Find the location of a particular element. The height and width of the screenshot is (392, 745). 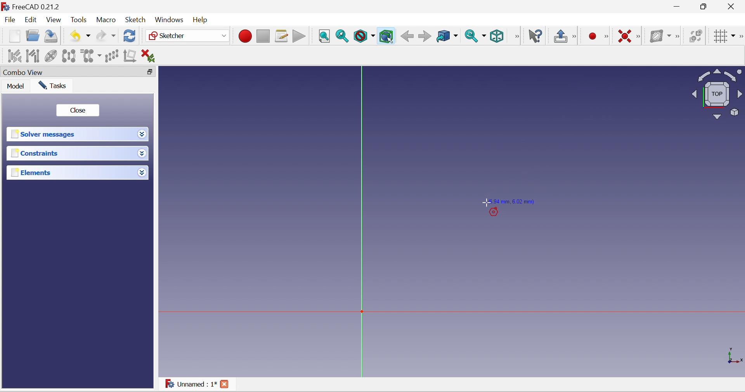

Elements is located at coordinates (71, 172).